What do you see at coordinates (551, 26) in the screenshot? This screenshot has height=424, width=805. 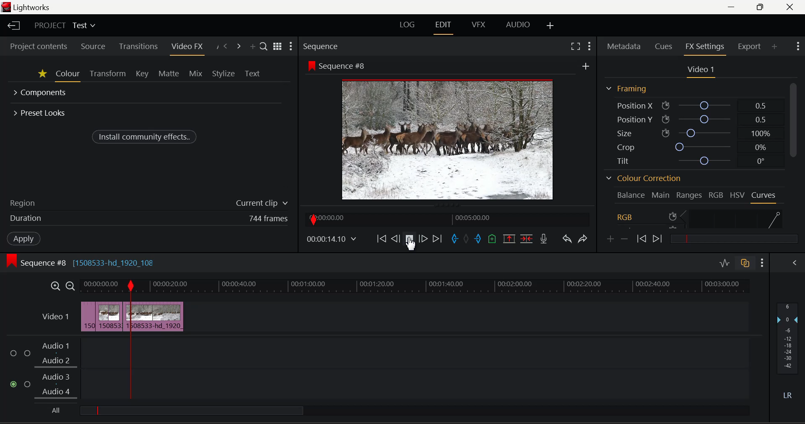 I see `Add Layout` at bounding box center [551, 26].